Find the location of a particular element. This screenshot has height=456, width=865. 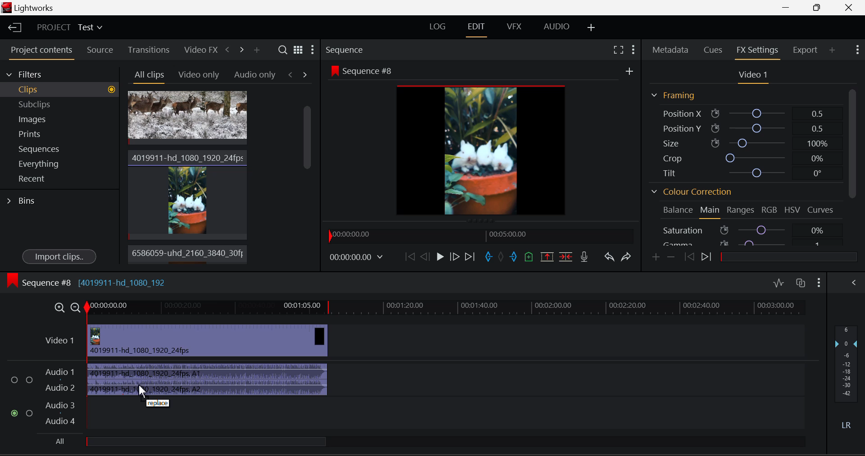

Clips Open is located at coordinates (59, 90).